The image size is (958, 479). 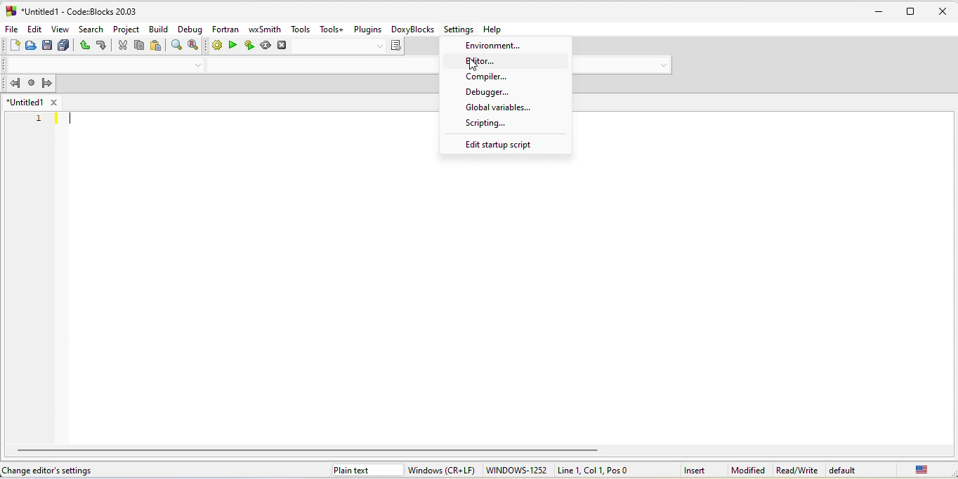 What do you see at coordinates (157, 46) in the screenshot?
I see `paste` at bounding box center [157, 46].